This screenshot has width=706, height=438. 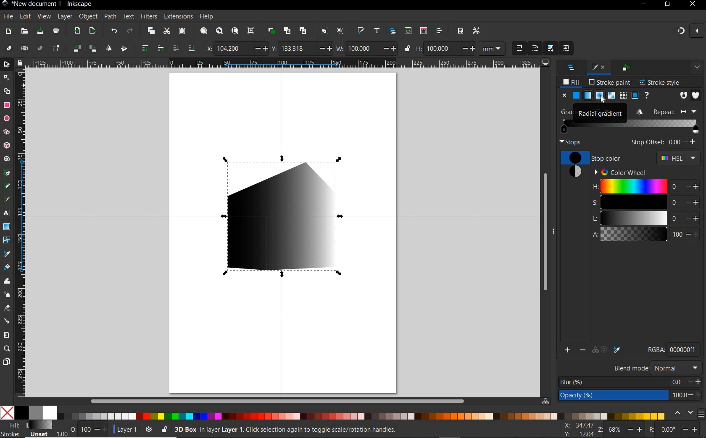 What do you see at coordinates (636, 429) in the screenshot?
I see `increase/decrease` at bounding box center [636, 429].